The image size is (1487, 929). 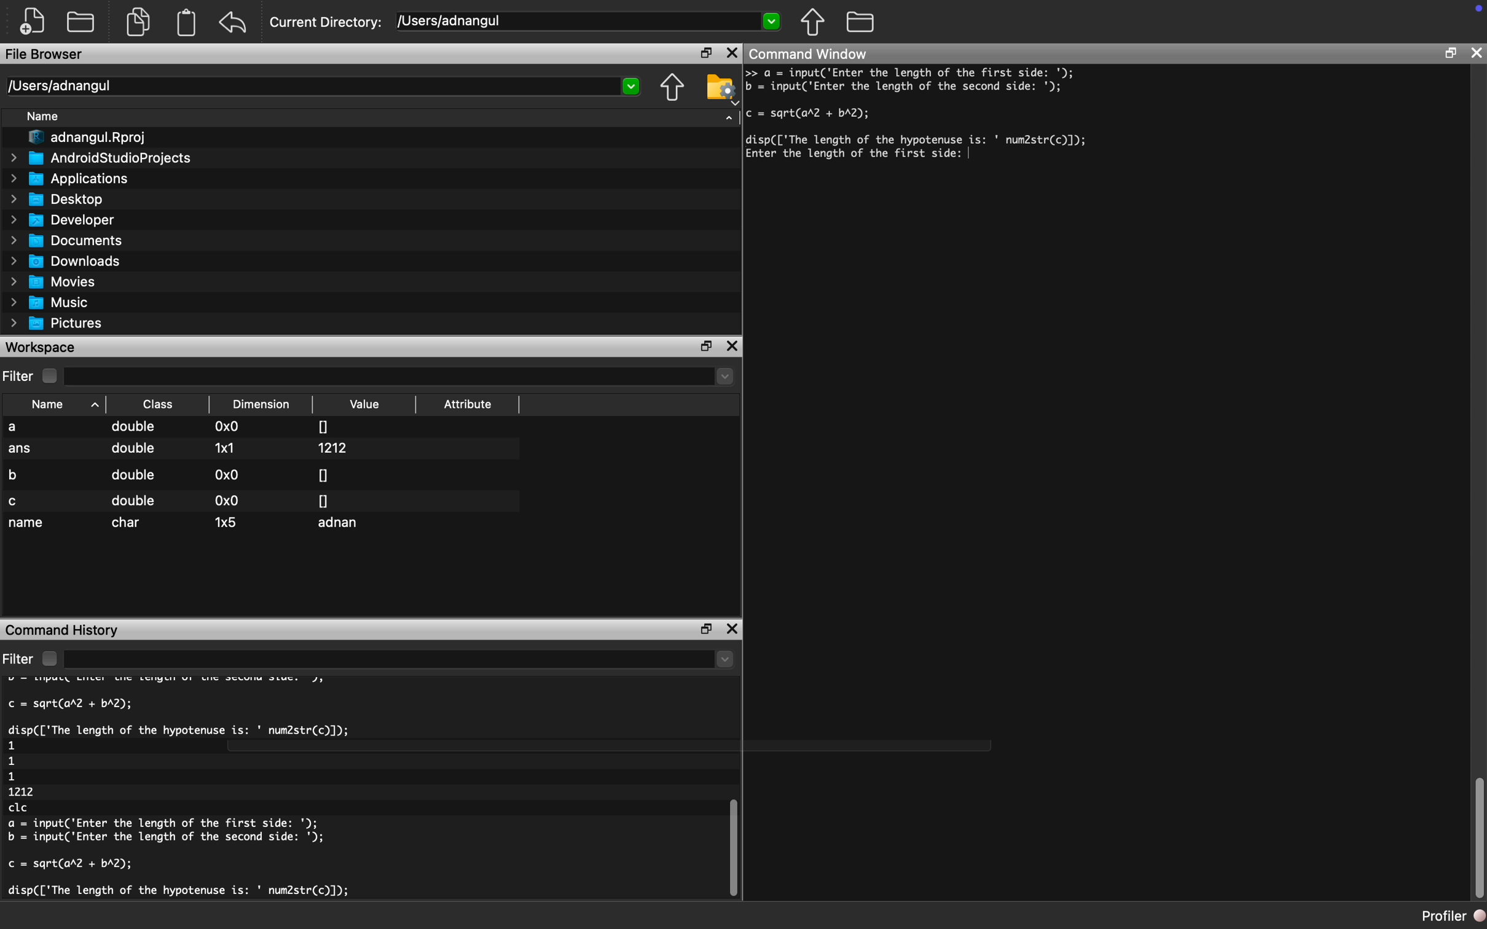 What do you see at coordinates (46, 56) in the screenshot?
I see `File Browser` at bounding box center [46, 56].